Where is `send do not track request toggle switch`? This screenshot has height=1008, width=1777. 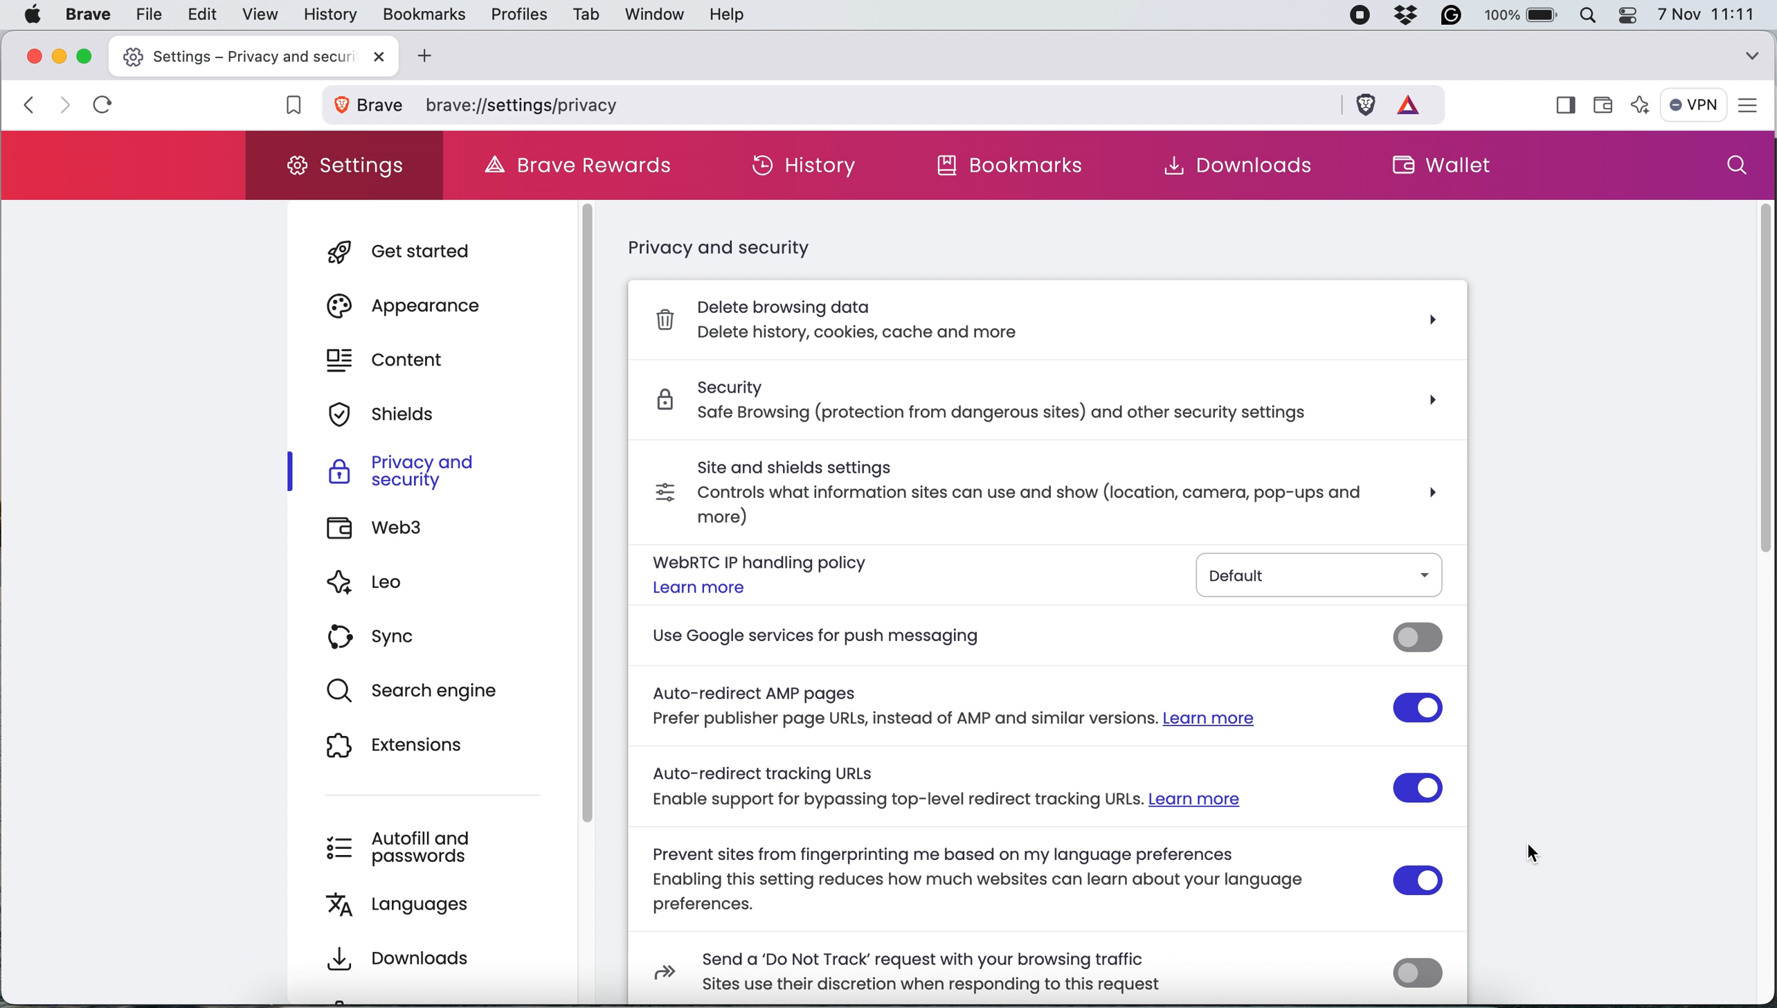 send do not track request toggle switch is located at coordinates (1418, 972).